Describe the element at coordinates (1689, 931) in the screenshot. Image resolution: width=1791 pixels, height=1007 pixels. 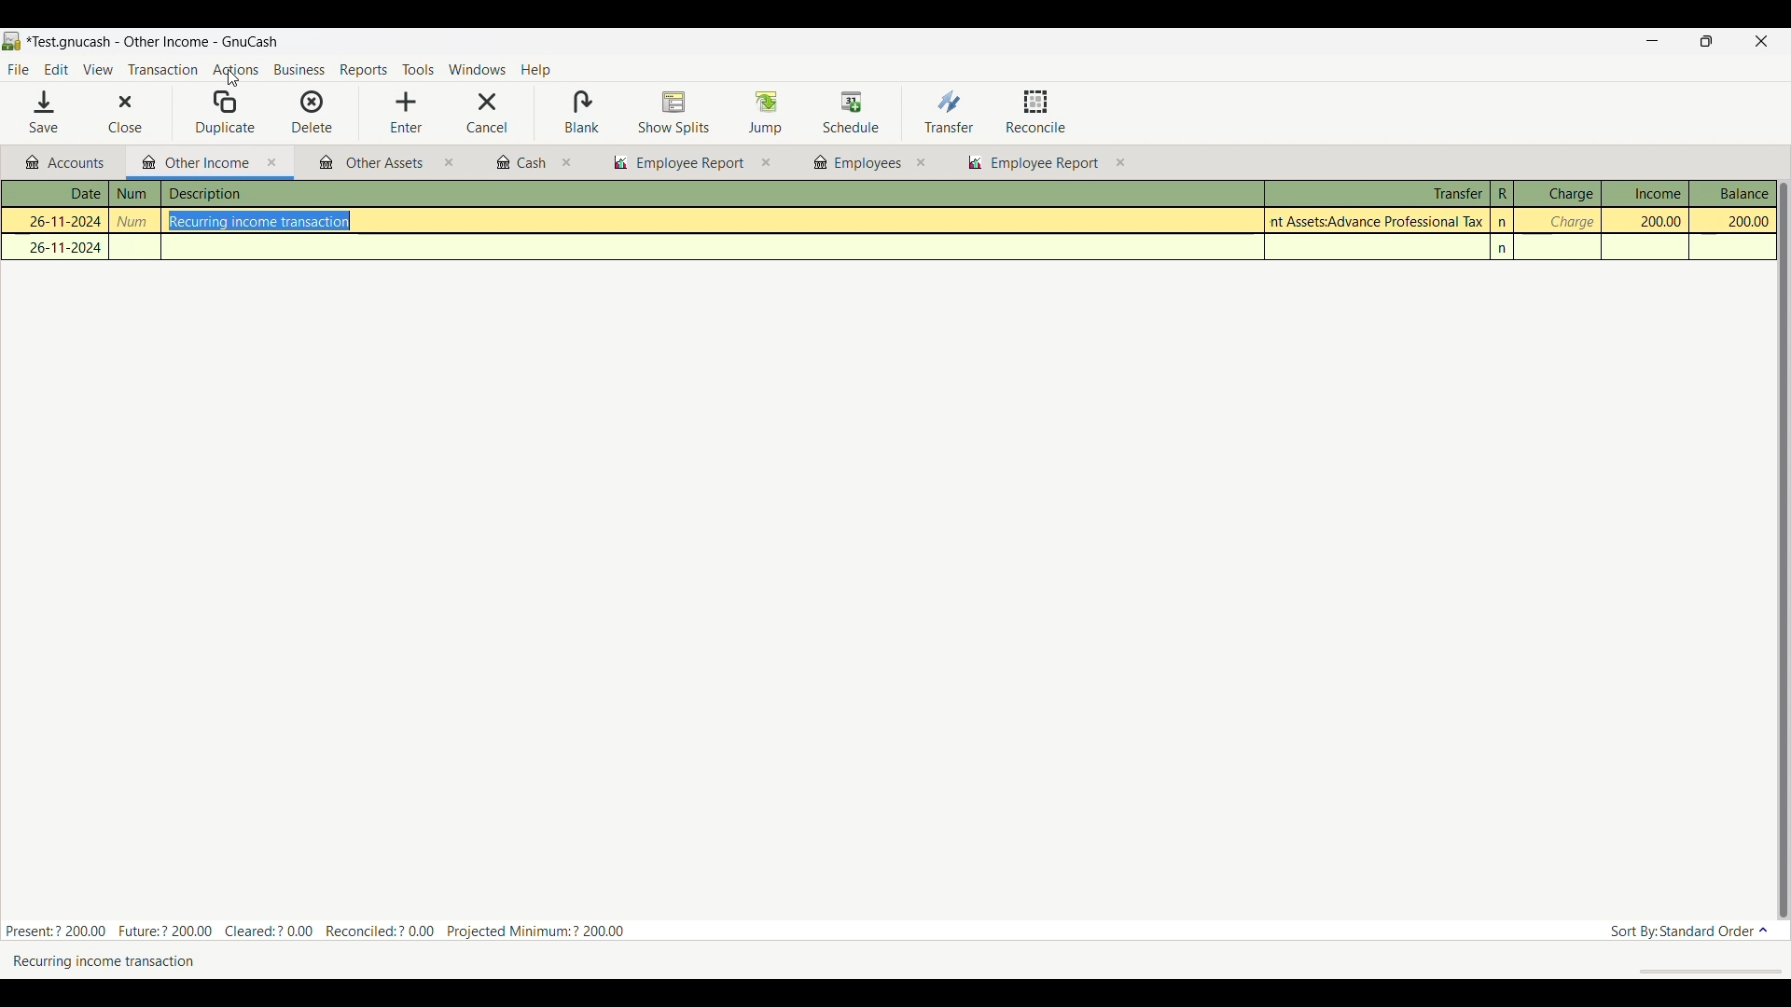
I see `Sort order options` at that location.